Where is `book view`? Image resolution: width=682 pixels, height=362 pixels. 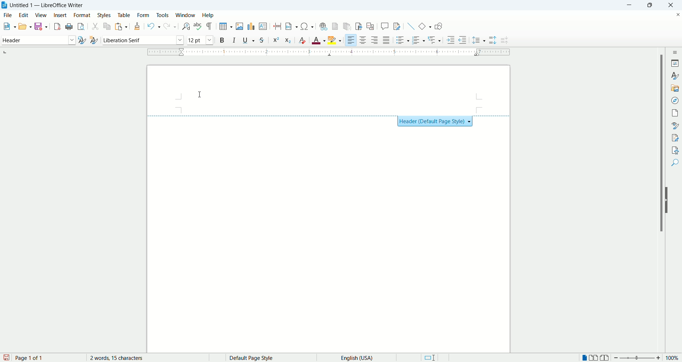 book view is located at coordinates (605, 357).